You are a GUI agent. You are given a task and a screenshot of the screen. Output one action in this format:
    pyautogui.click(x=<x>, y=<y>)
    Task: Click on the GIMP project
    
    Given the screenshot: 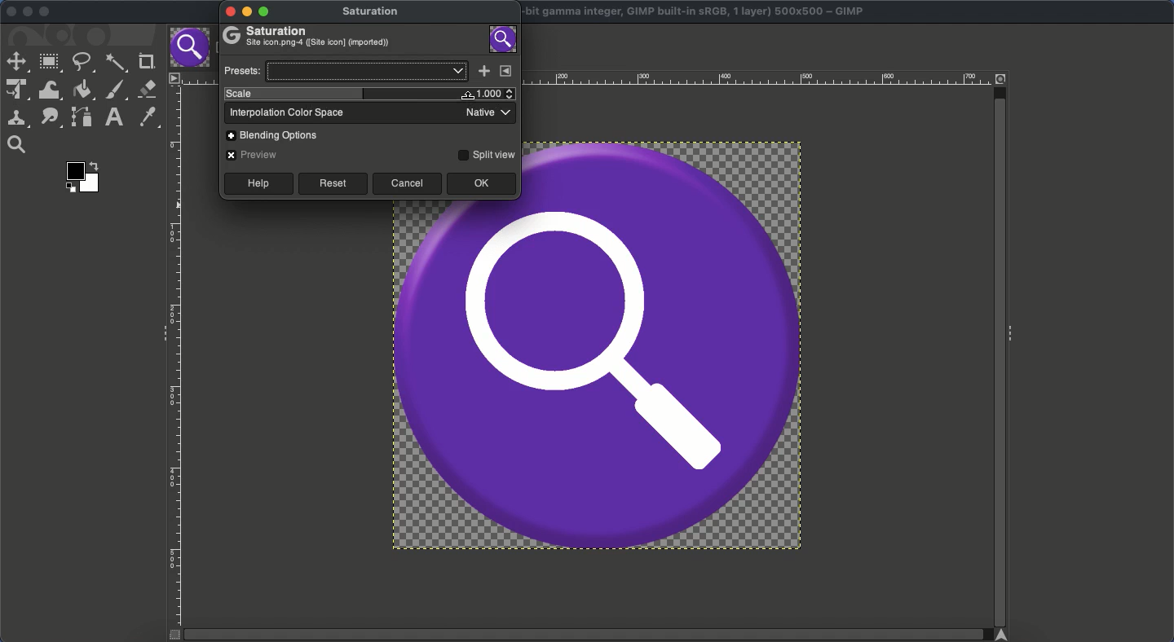 What is the action you would take?
    pyautogui.click(x=696, y=10)
    